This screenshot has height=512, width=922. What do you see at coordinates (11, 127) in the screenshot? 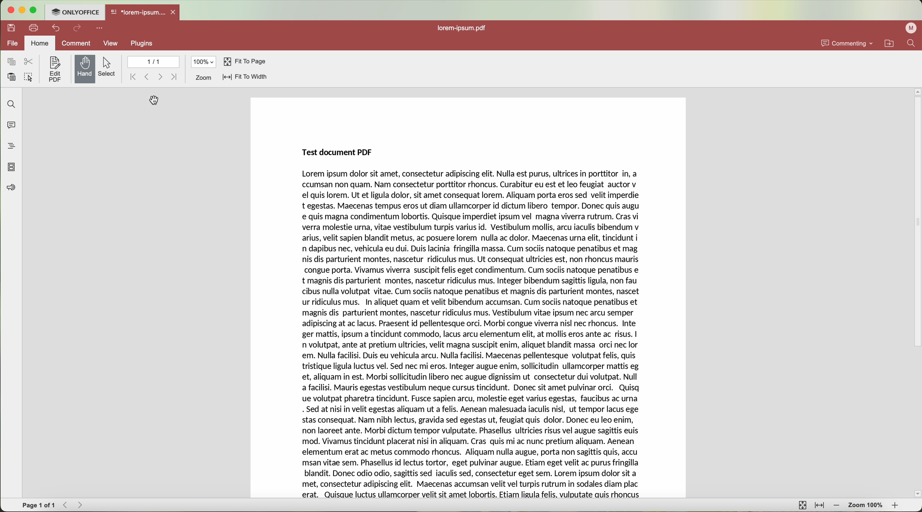
I see `comments` at bounding box center [11, 127].